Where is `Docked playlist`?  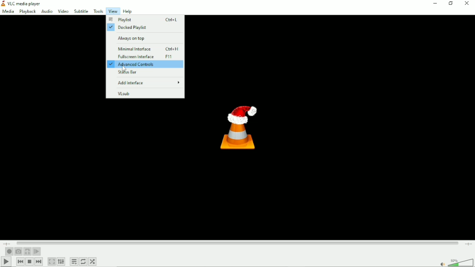
Docked playlist is located at coordinates (130, 28).